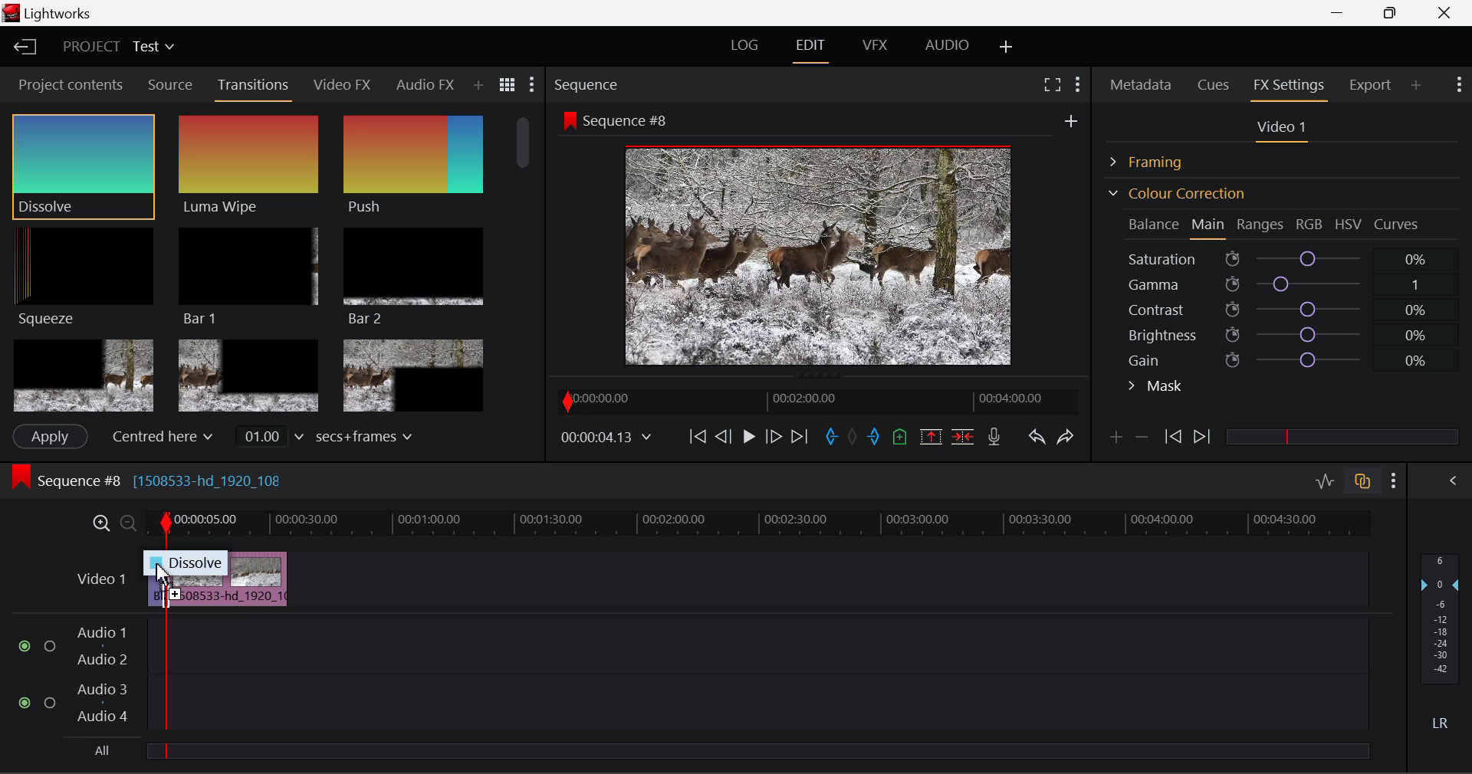  I want to click on Undo, so click(1036, 440).